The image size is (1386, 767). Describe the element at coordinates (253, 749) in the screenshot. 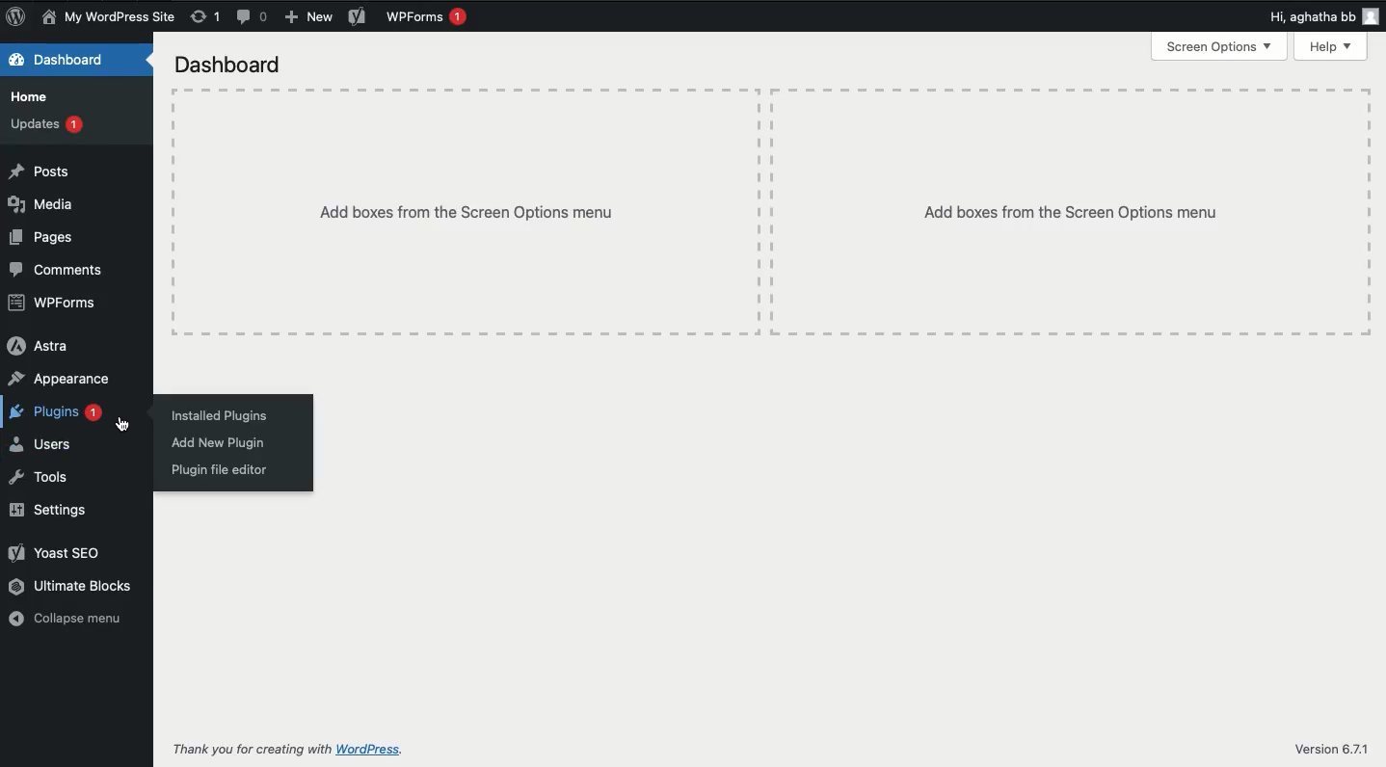

I see `Thank you for creating with WordPress` at that location.